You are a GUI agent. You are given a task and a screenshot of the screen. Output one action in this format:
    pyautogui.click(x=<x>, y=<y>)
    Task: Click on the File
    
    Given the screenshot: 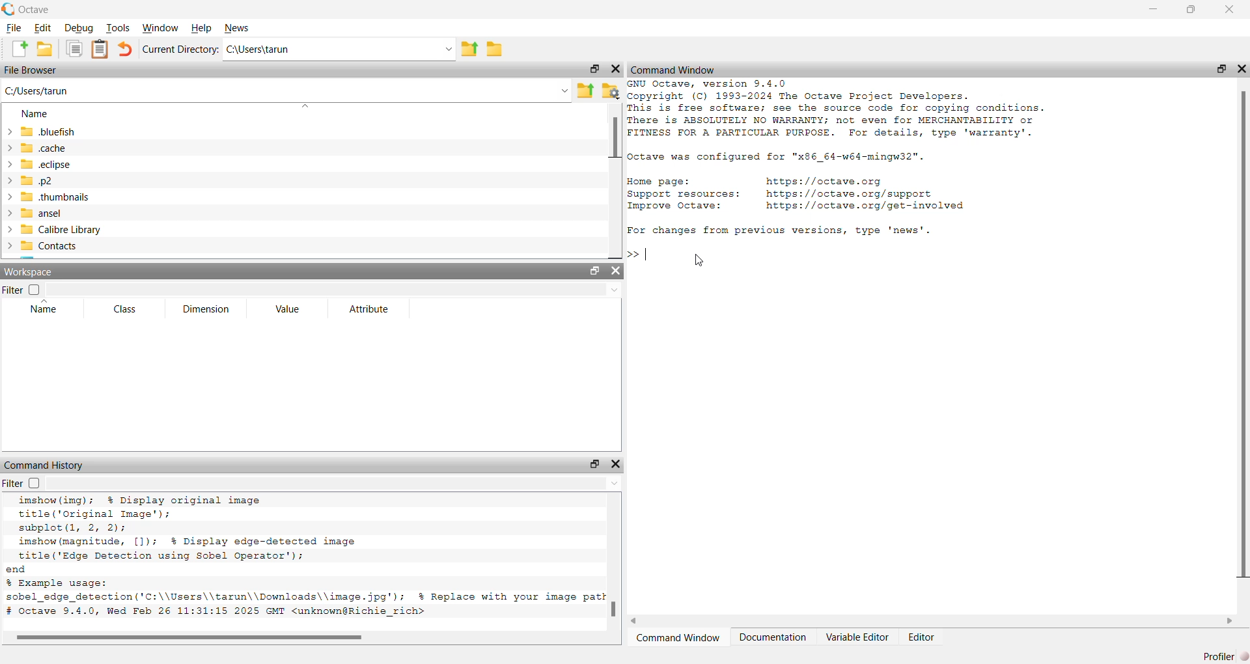 What is the action you would take?
    pyautogui.click(x=14, y=29)
    